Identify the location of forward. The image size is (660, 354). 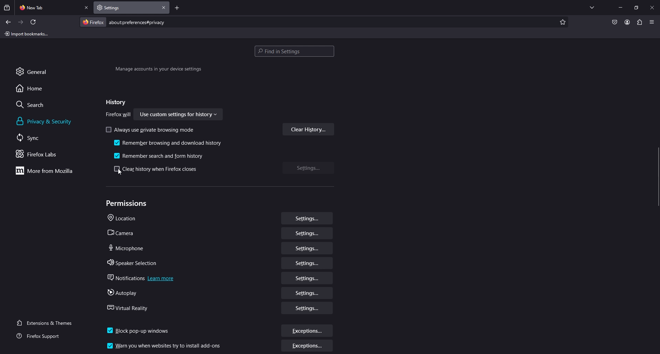
(21, 22).